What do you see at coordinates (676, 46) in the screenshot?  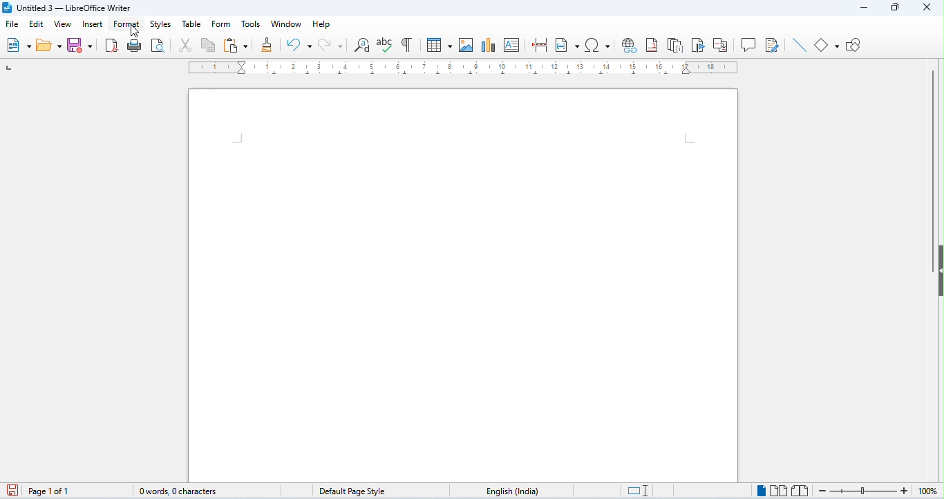 I see `insert and note` at bounding box center [676, 46].